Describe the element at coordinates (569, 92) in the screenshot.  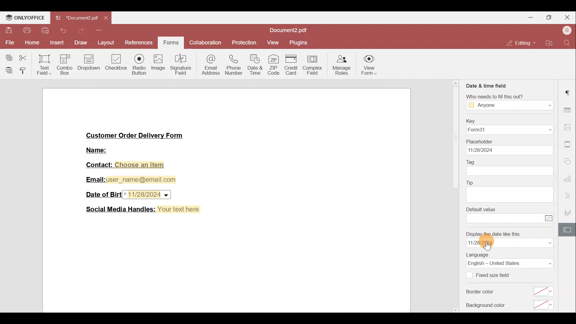
I see `Paragraph settings` at that location.